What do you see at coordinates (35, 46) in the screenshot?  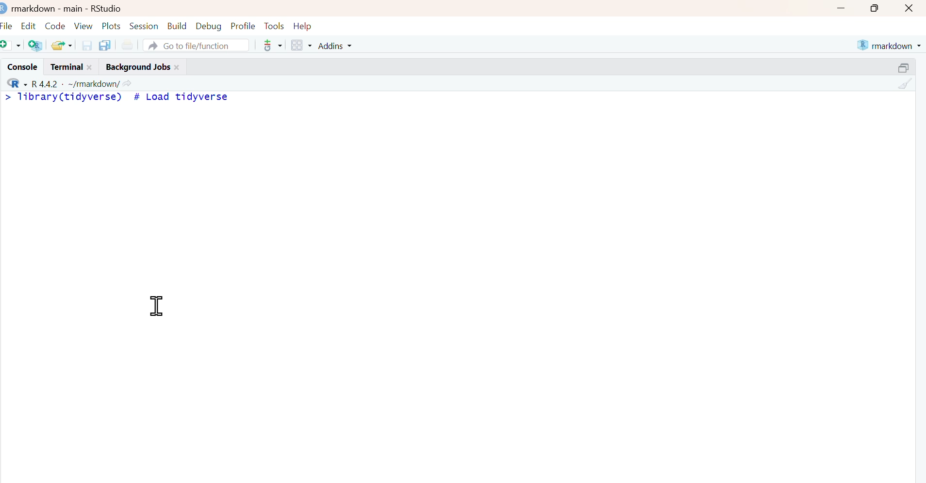 I see `create project` at bounding box center [35, 46].